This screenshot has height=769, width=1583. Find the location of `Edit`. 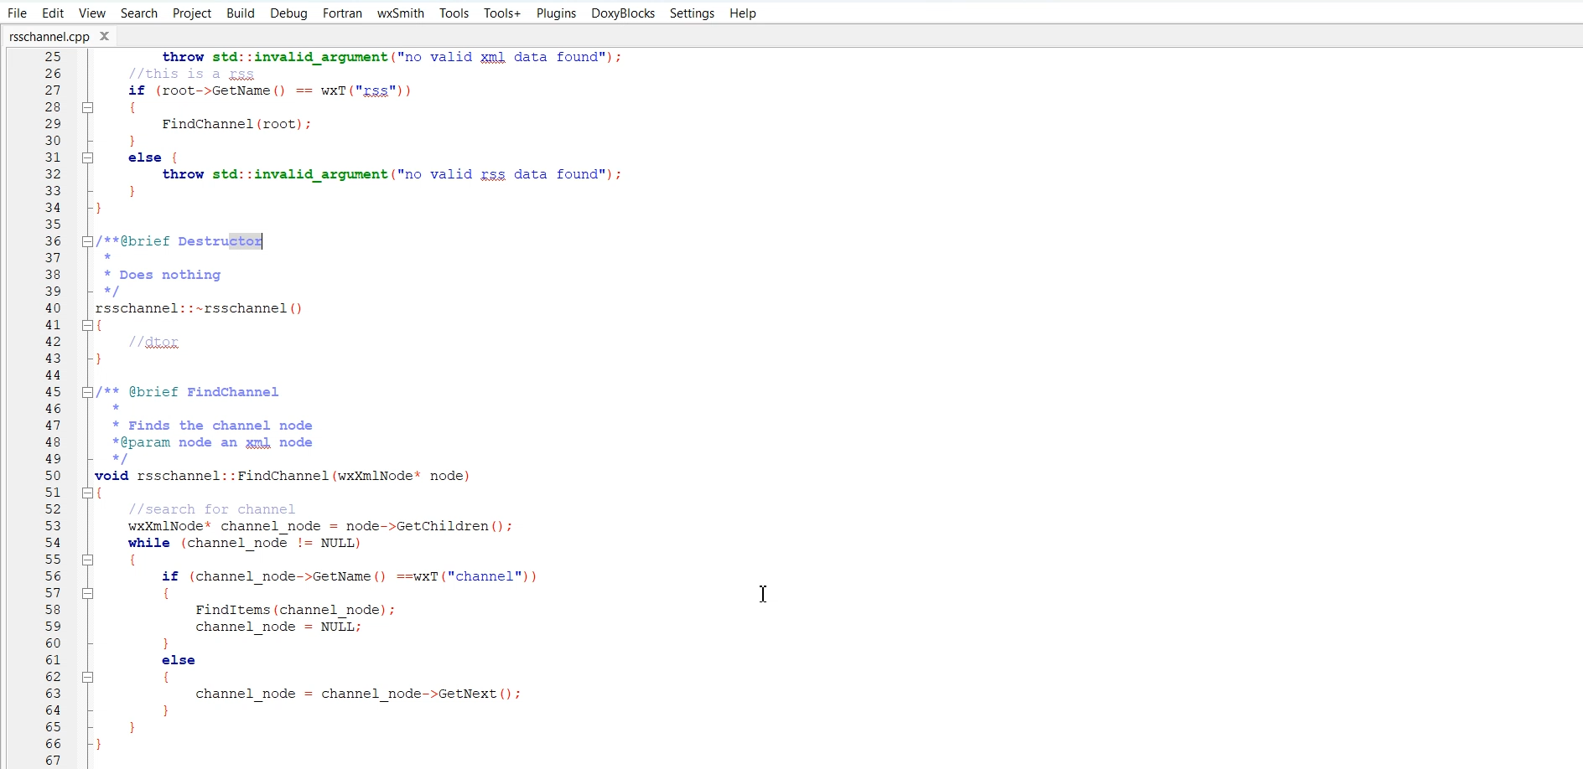

Edit is located at coordinates (52, 13).